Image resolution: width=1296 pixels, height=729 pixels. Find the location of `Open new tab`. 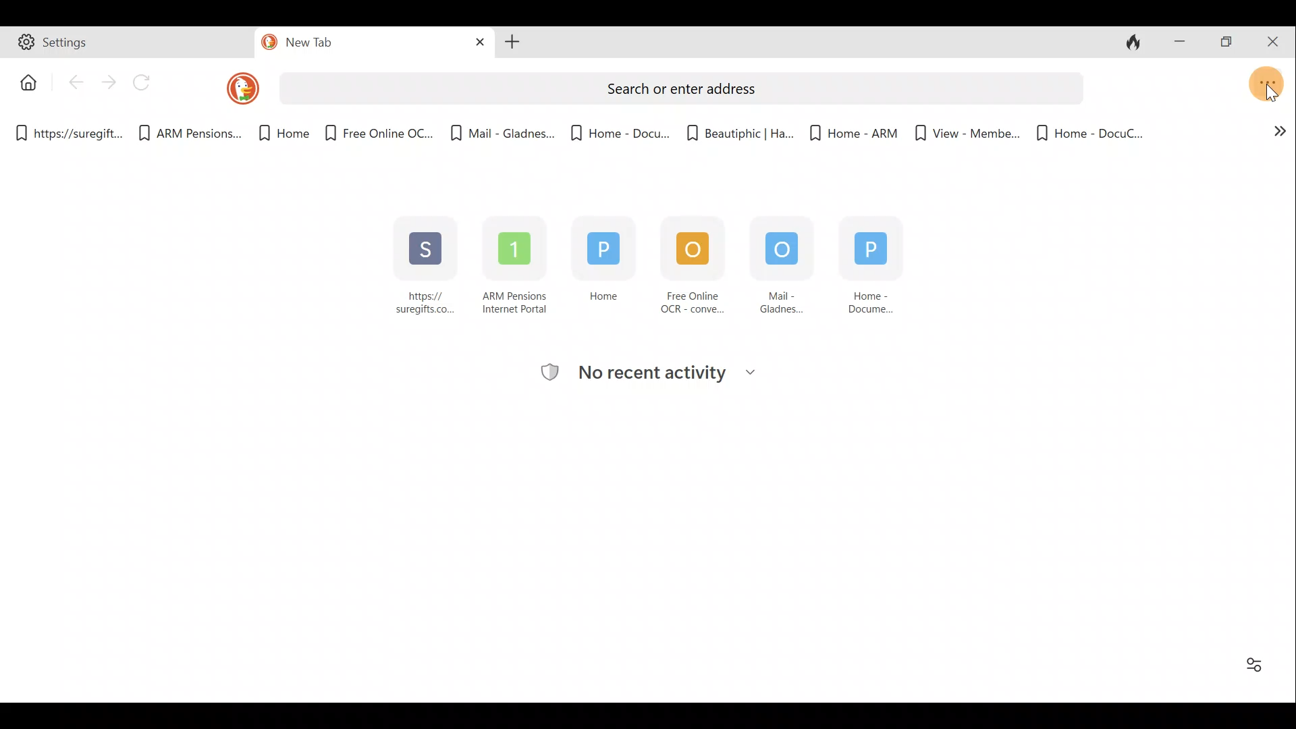

Open new tab is located at coordinates (515, 43).